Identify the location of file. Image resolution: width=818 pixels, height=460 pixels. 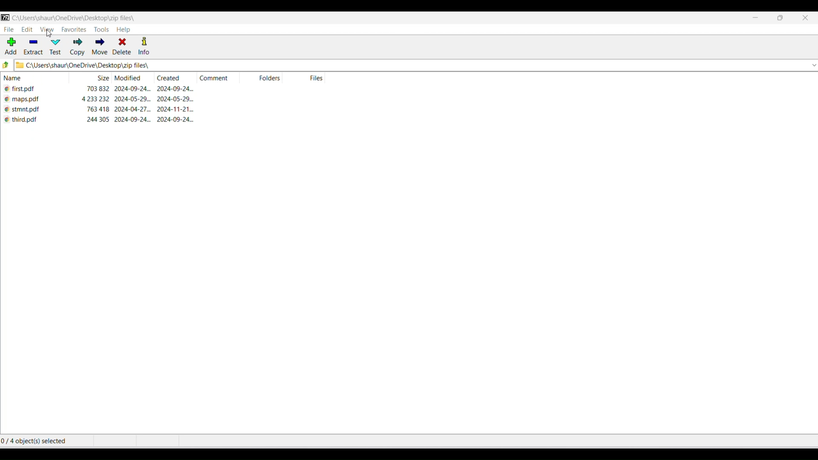
(9, 30).